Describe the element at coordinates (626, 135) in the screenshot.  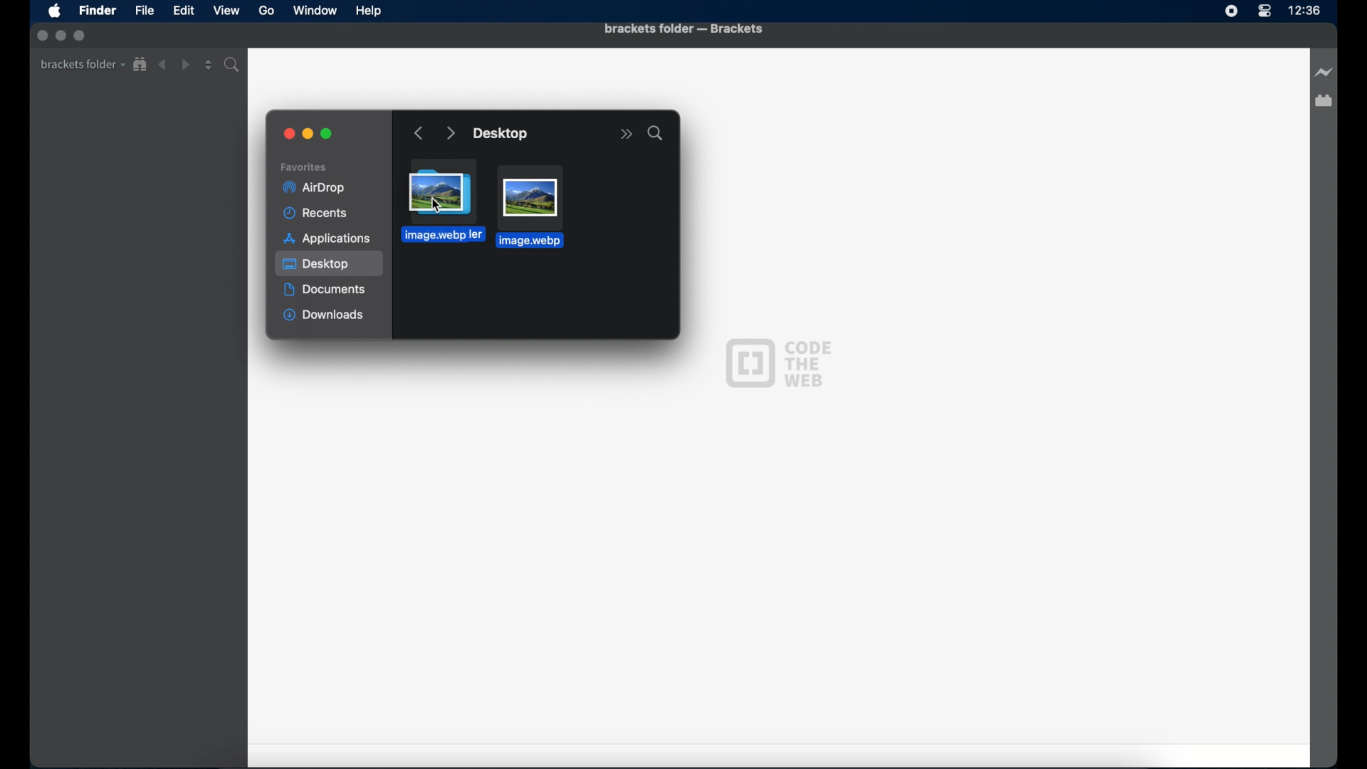
I see `more options` at that location.